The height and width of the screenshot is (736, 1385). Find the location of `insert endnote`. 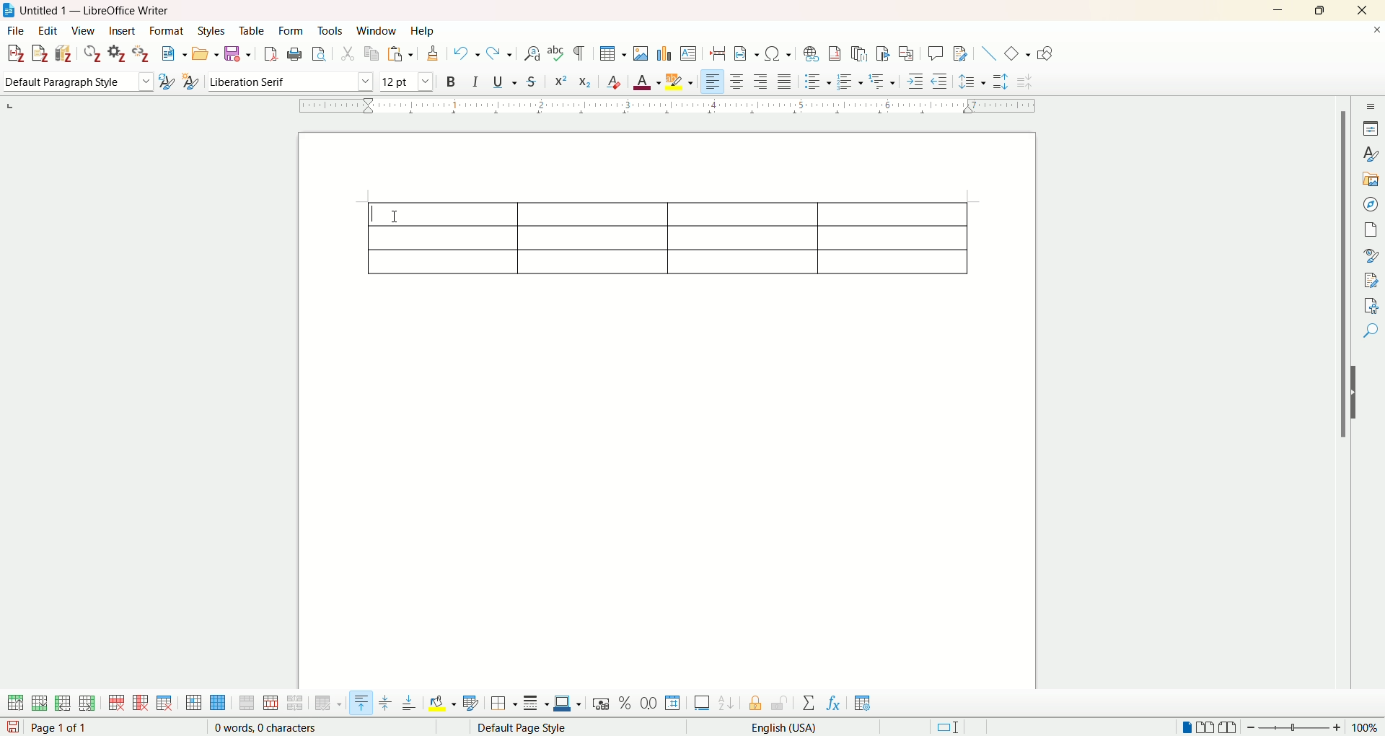

insert endnote is located at coordinates (863, 54).